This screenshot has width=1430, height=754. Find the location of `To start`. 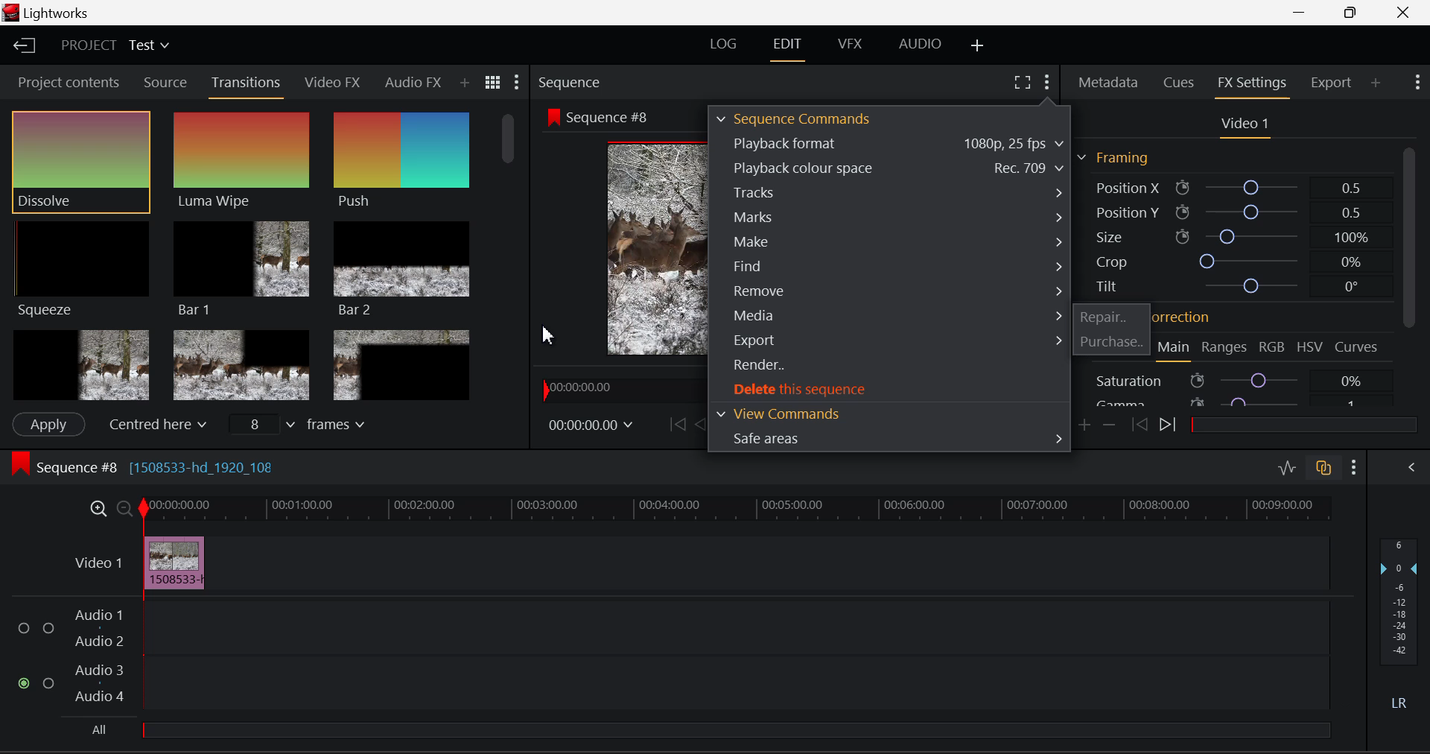

To start is located at coordinates (675, 425).